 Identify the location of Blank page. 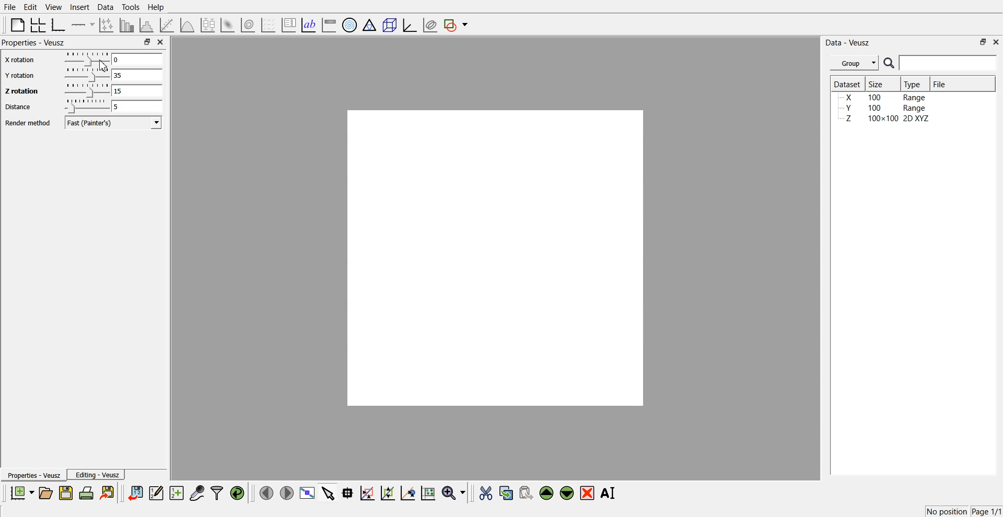
(18, 25).